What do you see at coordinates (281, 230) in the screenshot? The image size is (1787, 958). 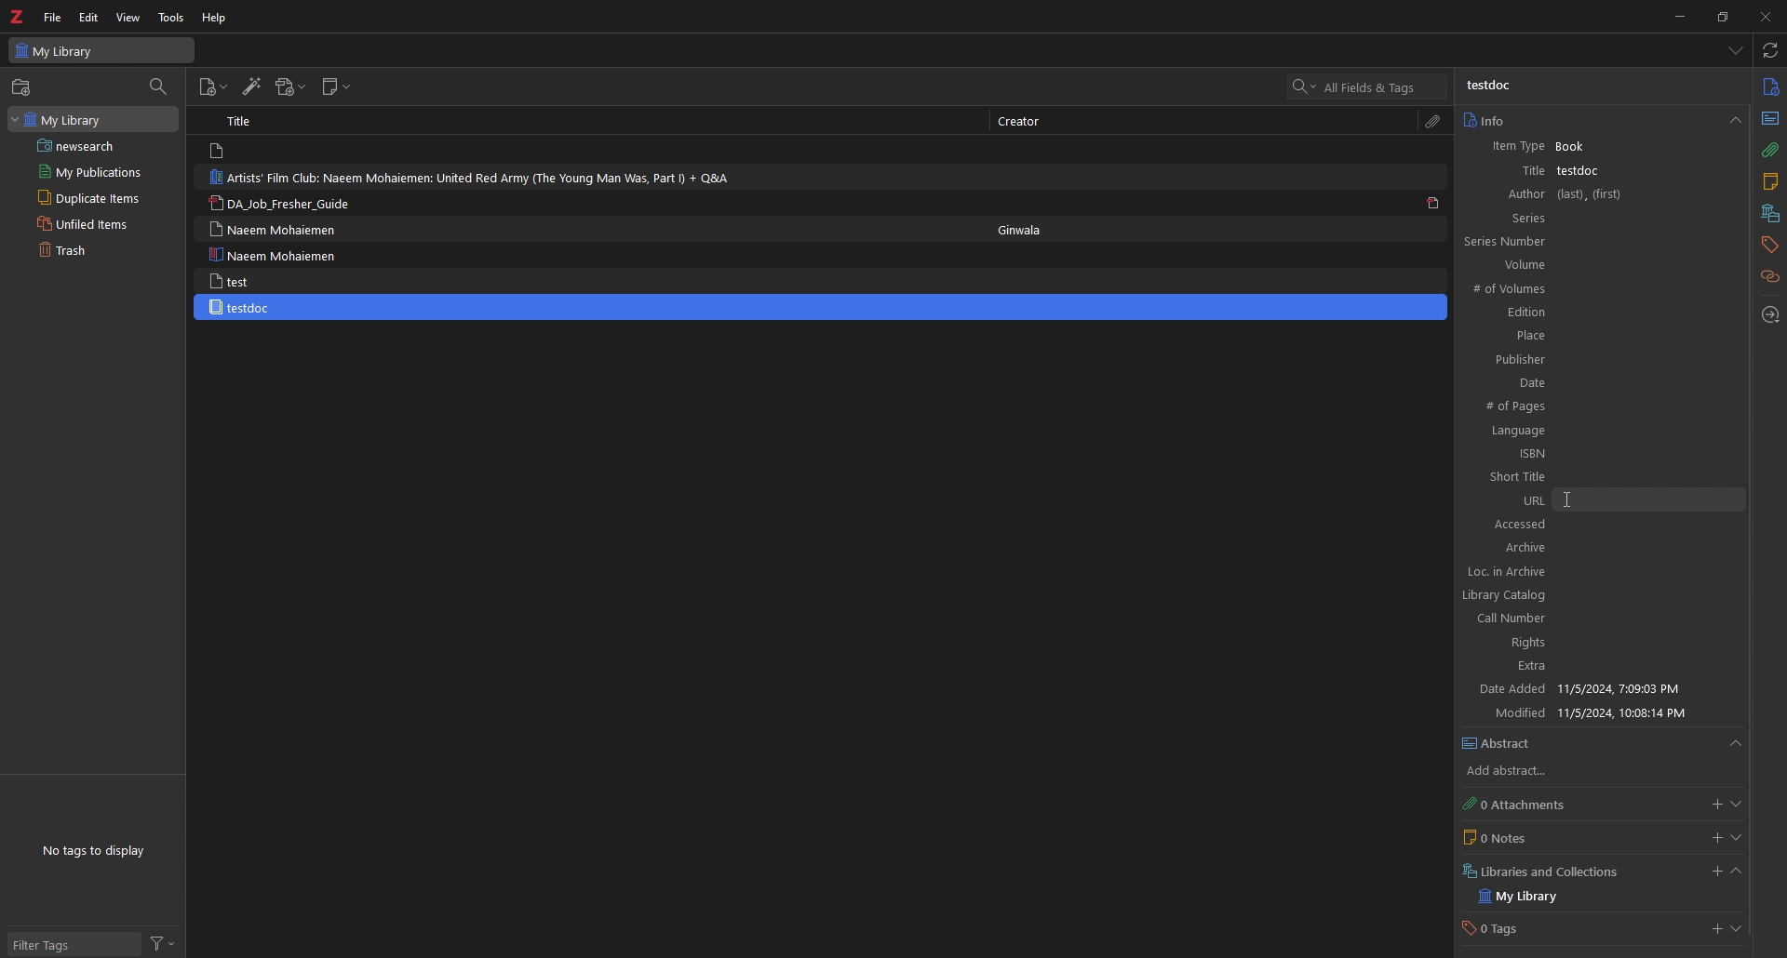 I see `Naeem Mohaiemen` at bounding box center [281, 230].